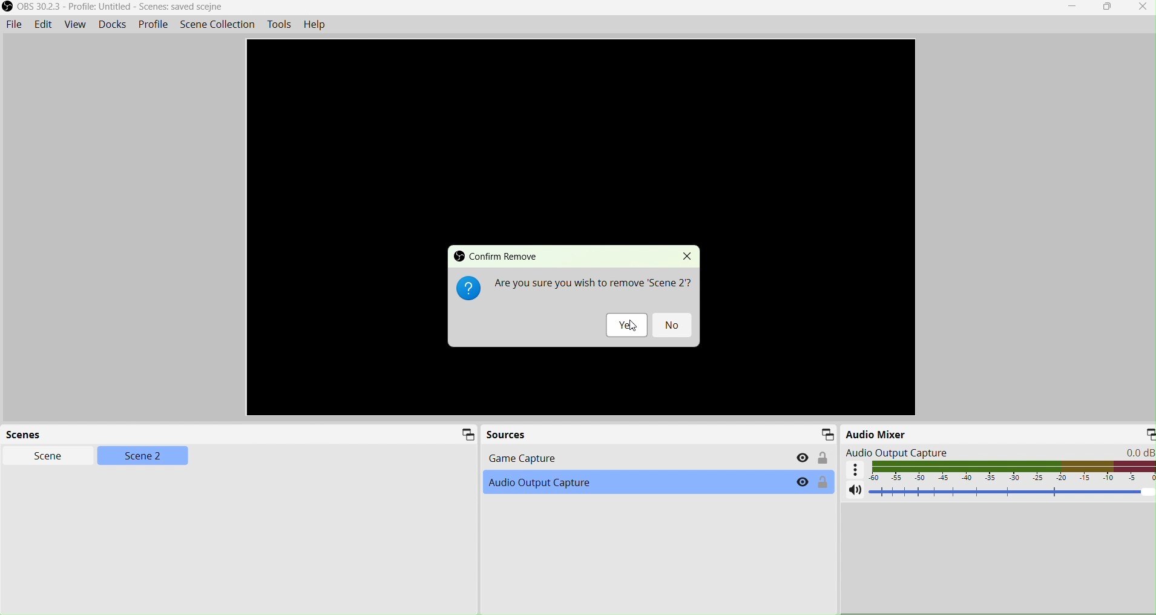 The height and width of the screenshot is (615, 1156). What do you see at coordinates (674, 325) in the screenshot?
I see `No` at bounding box center [674, 325].